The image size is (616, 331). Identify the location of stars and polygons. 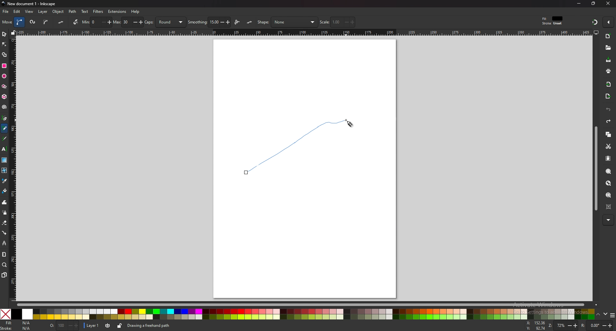
(4, 86).